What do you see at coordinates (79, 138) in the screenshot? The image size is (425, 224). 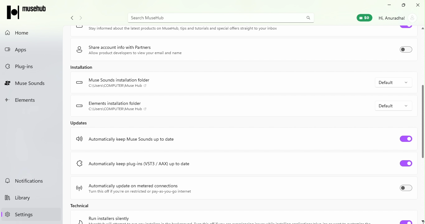 I see `logo` at bounding box center [79, 138].